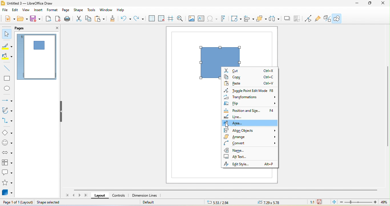 This screenshot has width=390, height=206. What do you see at coordinates (36, 19) in the screenshot?
I see `save` at bounding box center [36, 19].